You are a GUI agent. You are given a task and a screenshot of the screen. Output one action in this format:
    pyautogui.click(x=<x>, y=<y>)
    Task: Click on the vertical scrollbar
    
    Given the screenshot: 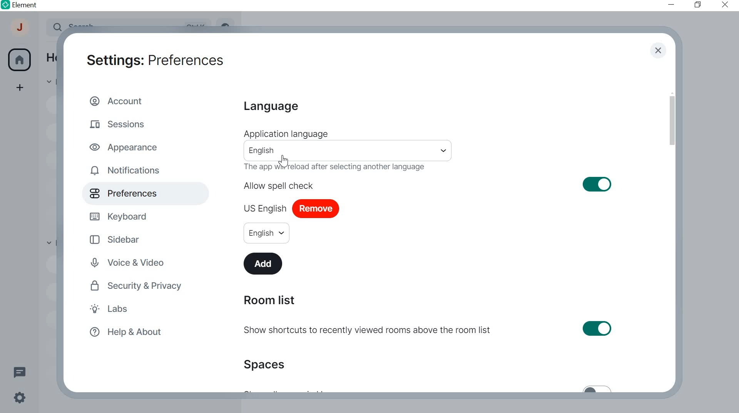 What is the action you would take?
    pyautogui.click(x=672, y=121)
    